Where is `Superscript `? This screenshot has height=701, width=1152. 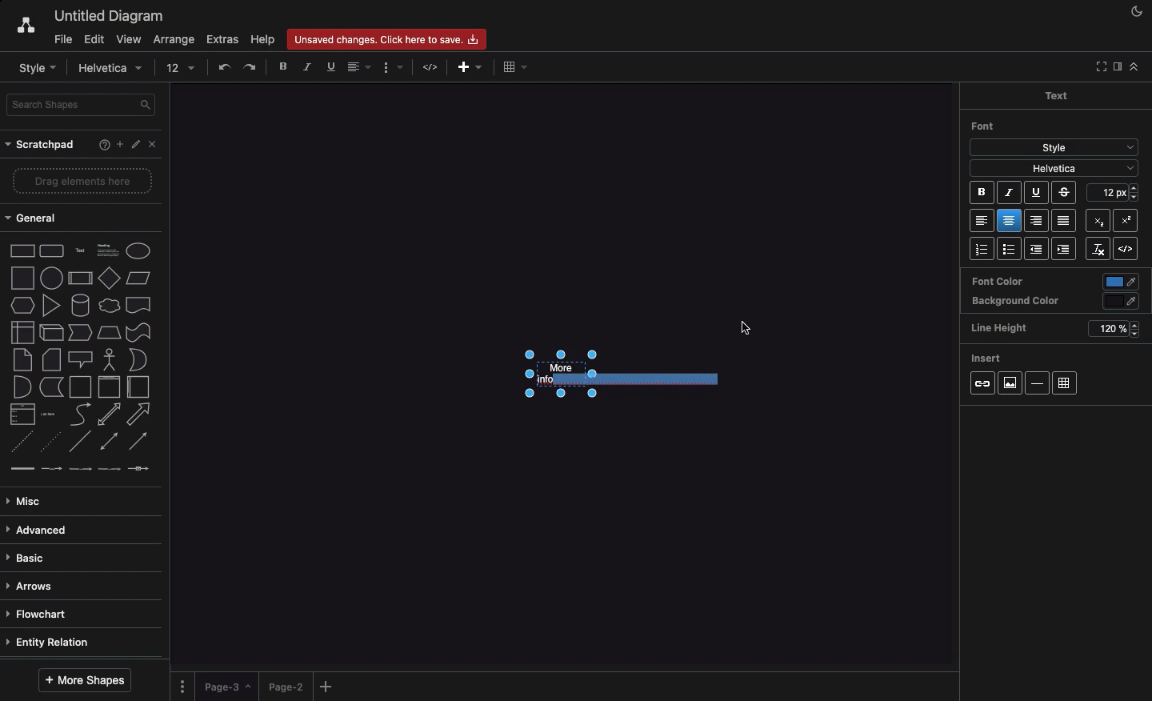 Superscript  is located at coordinates (1097, 218).